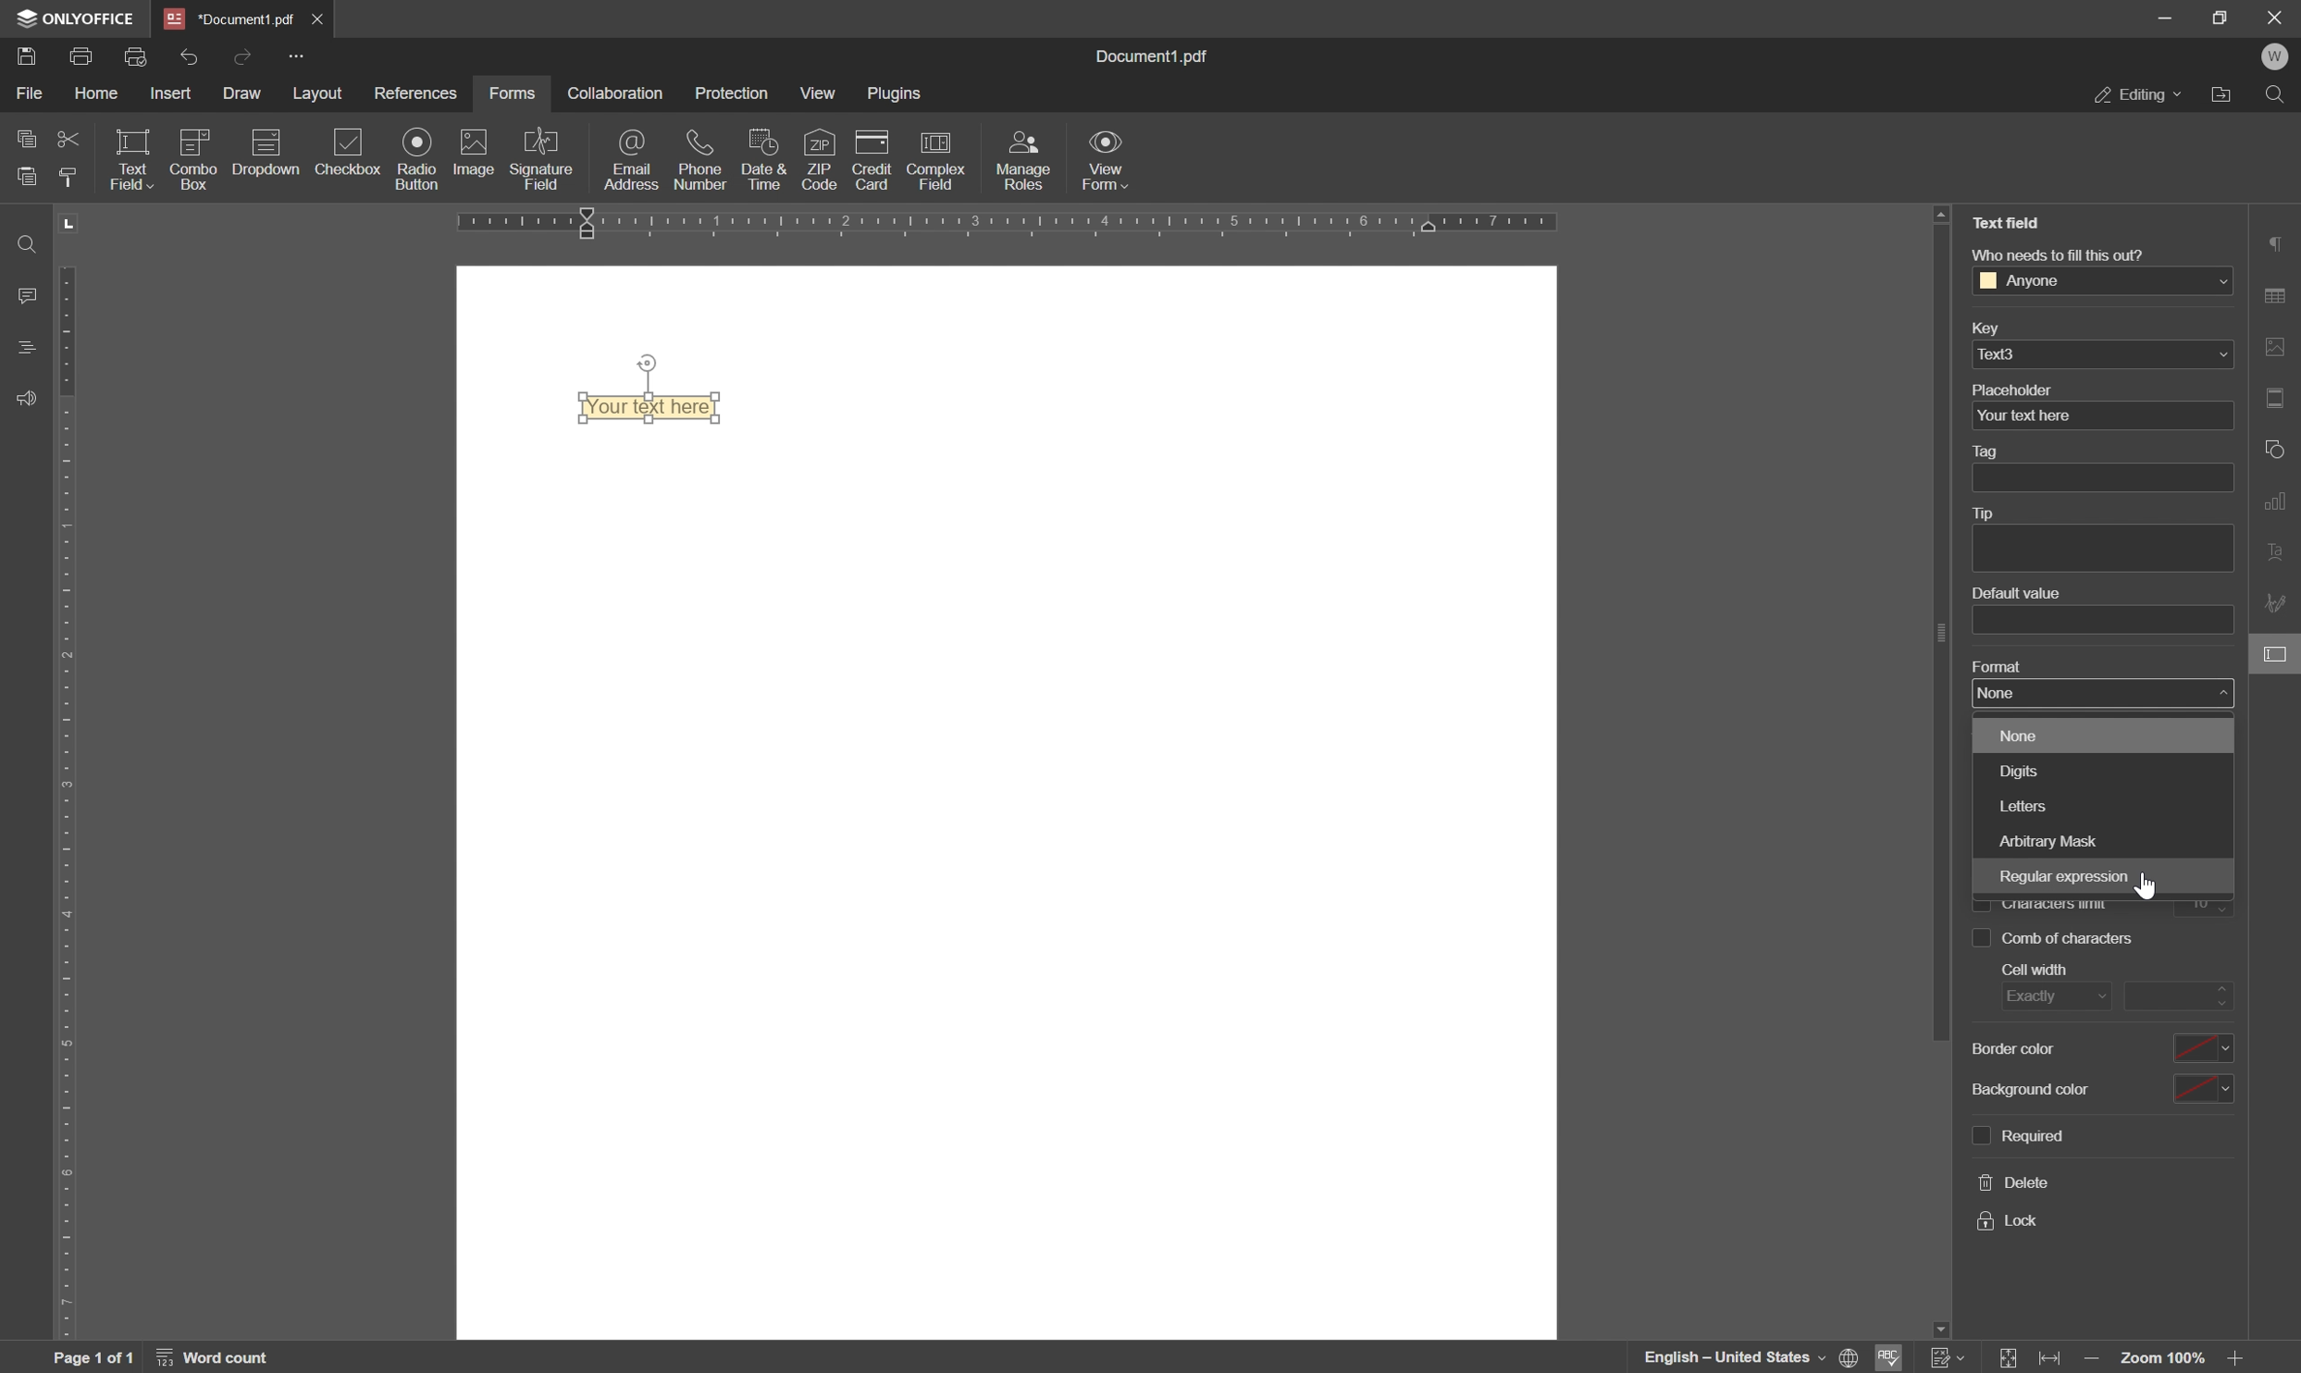 The height and width of the screenshot is (1373, 2301). What do you see at coordinates (2218, 282) in the screenshot?
I see `drop down` at bounding box center [2218, 282].